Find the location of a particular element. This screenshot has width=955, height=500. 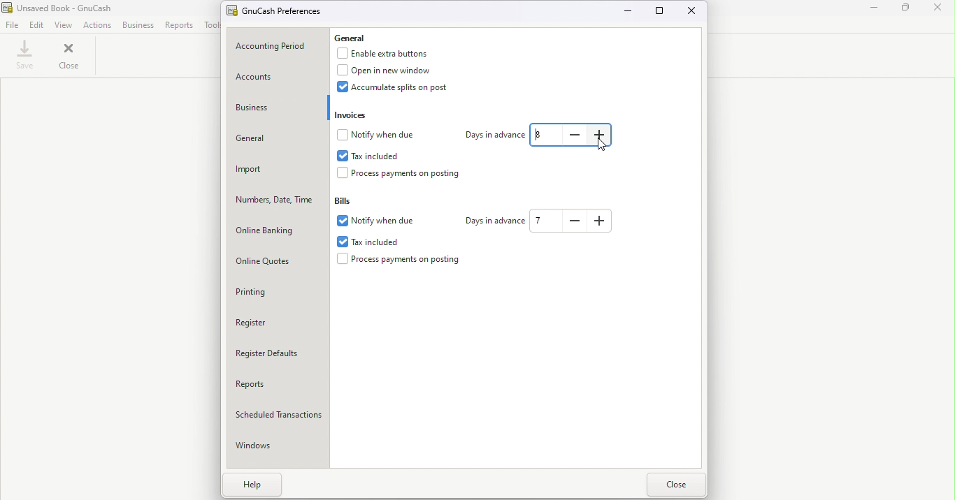

Business is located at coordinates (138, 24).